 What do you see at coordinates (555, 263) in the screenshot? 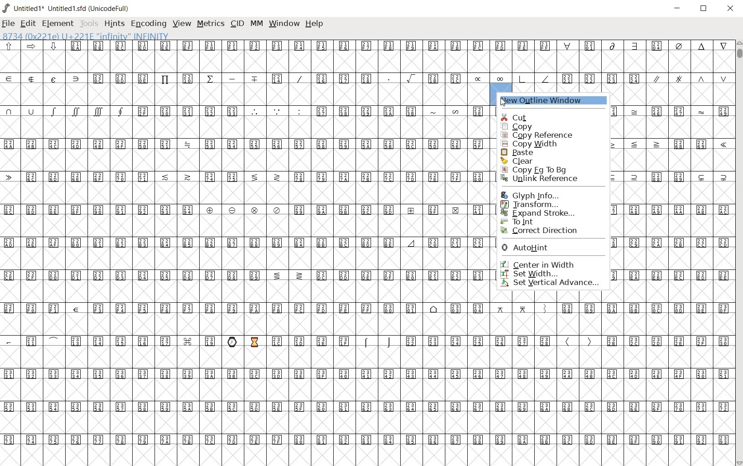
I see `center in width` at bounding box center [555, 263].